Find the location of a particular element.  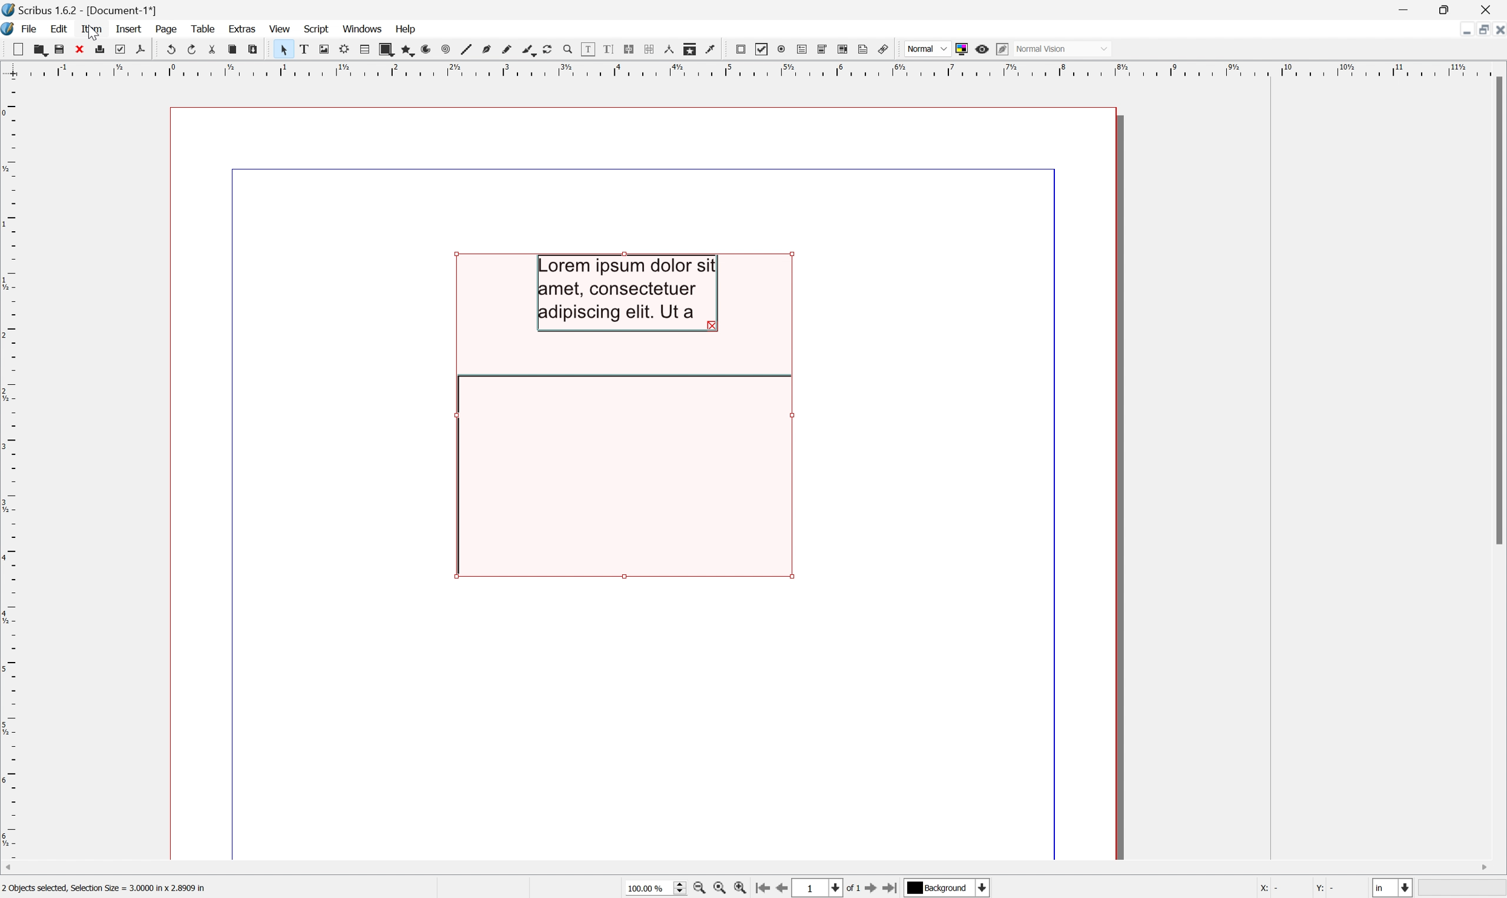

View is located at coordinates (281, 28).